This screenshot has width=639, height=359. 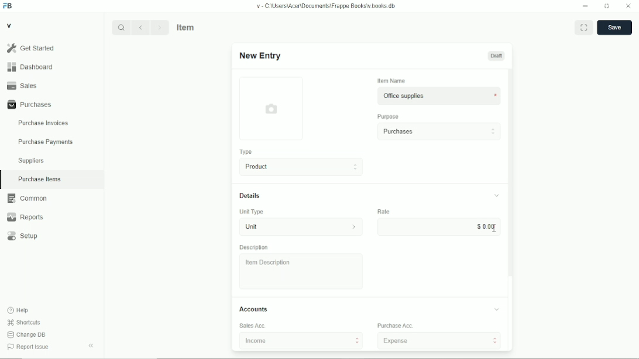 I want to click on Toggle between form and full width, so click(x=607, y=6).